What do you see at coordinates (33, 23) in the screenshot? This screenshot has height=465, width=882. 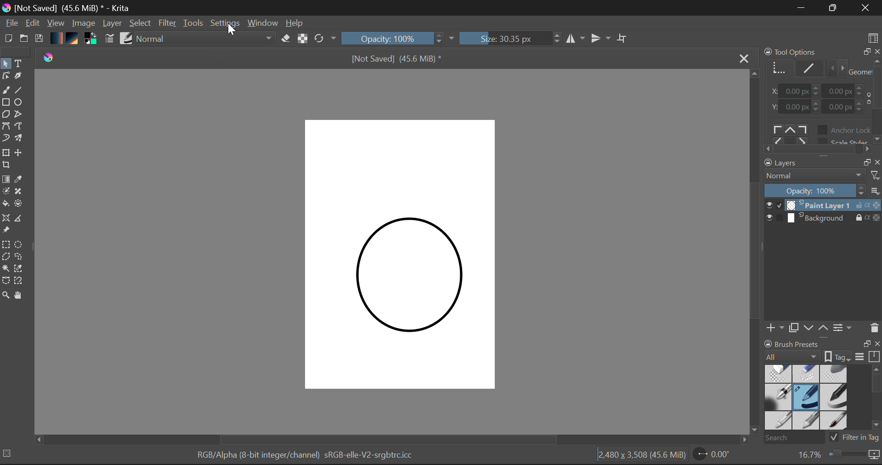 I see `Edit` at bounding box center [33, 23].